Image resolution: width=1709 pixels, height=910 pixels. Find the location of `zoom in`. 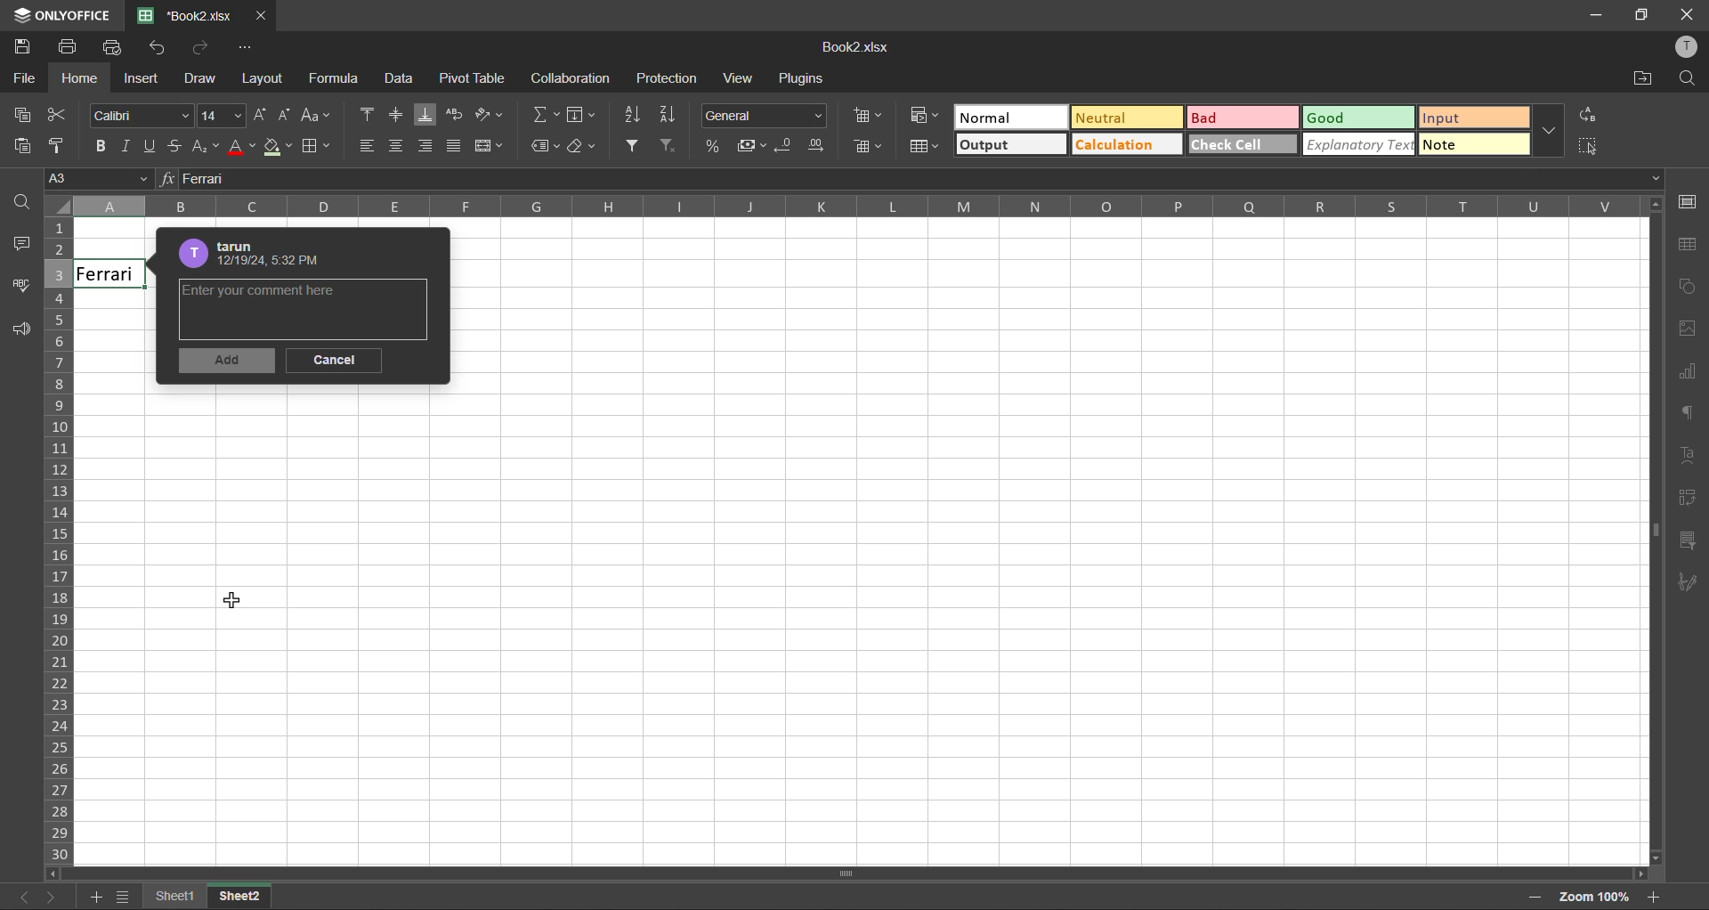

zoom in is located at coordinates (1656, 896).